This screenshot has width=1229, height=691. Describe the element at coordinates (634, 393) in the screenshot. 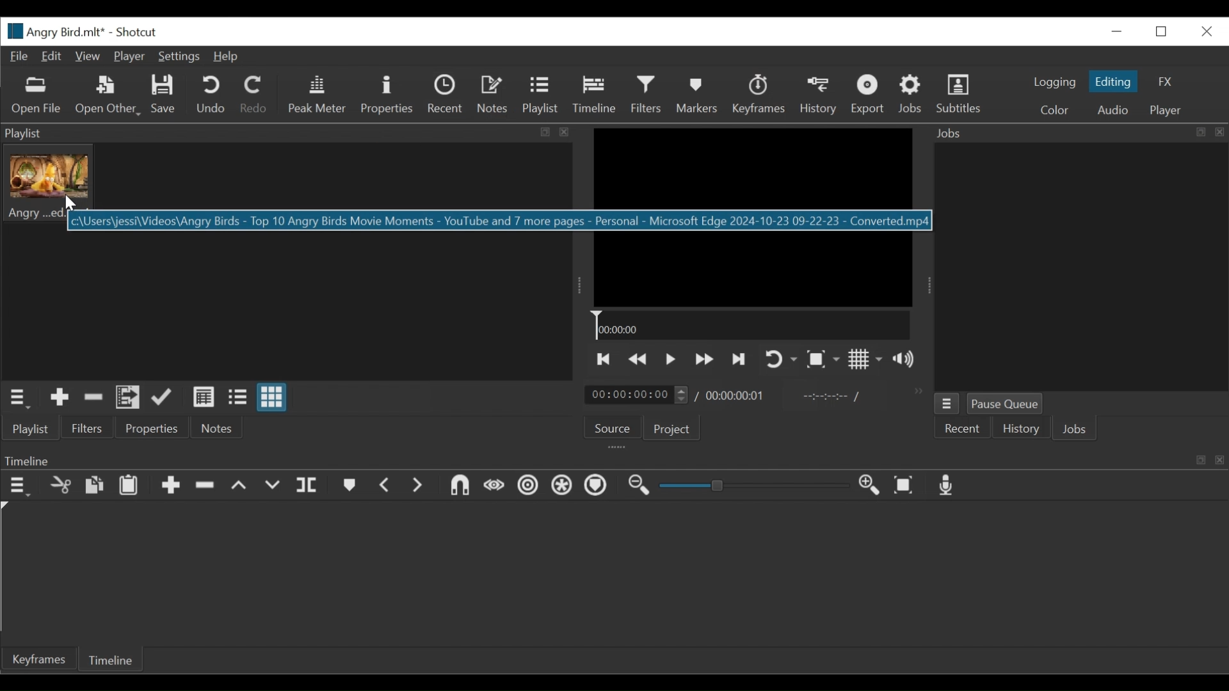

I see `time` at that location.